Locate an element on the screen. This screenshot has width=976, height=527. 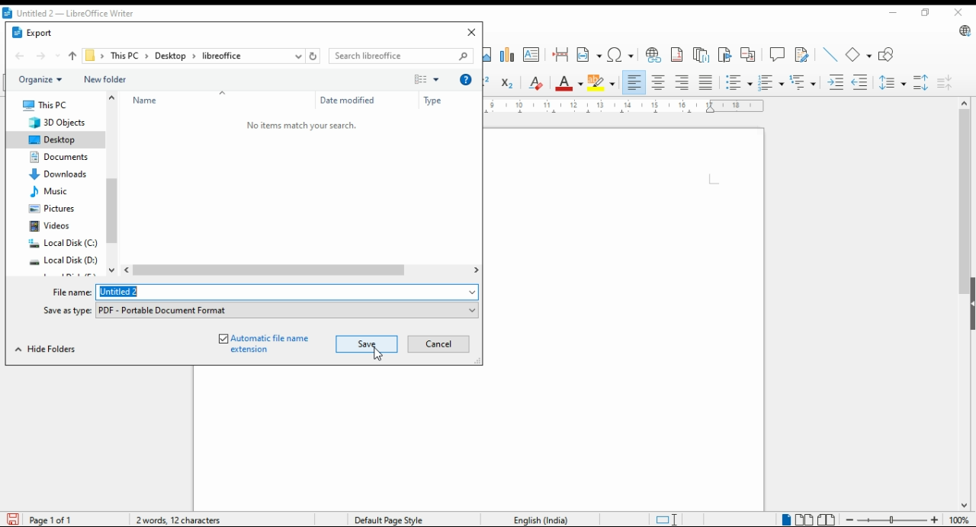
this pc is located at coordinates (46, 104).